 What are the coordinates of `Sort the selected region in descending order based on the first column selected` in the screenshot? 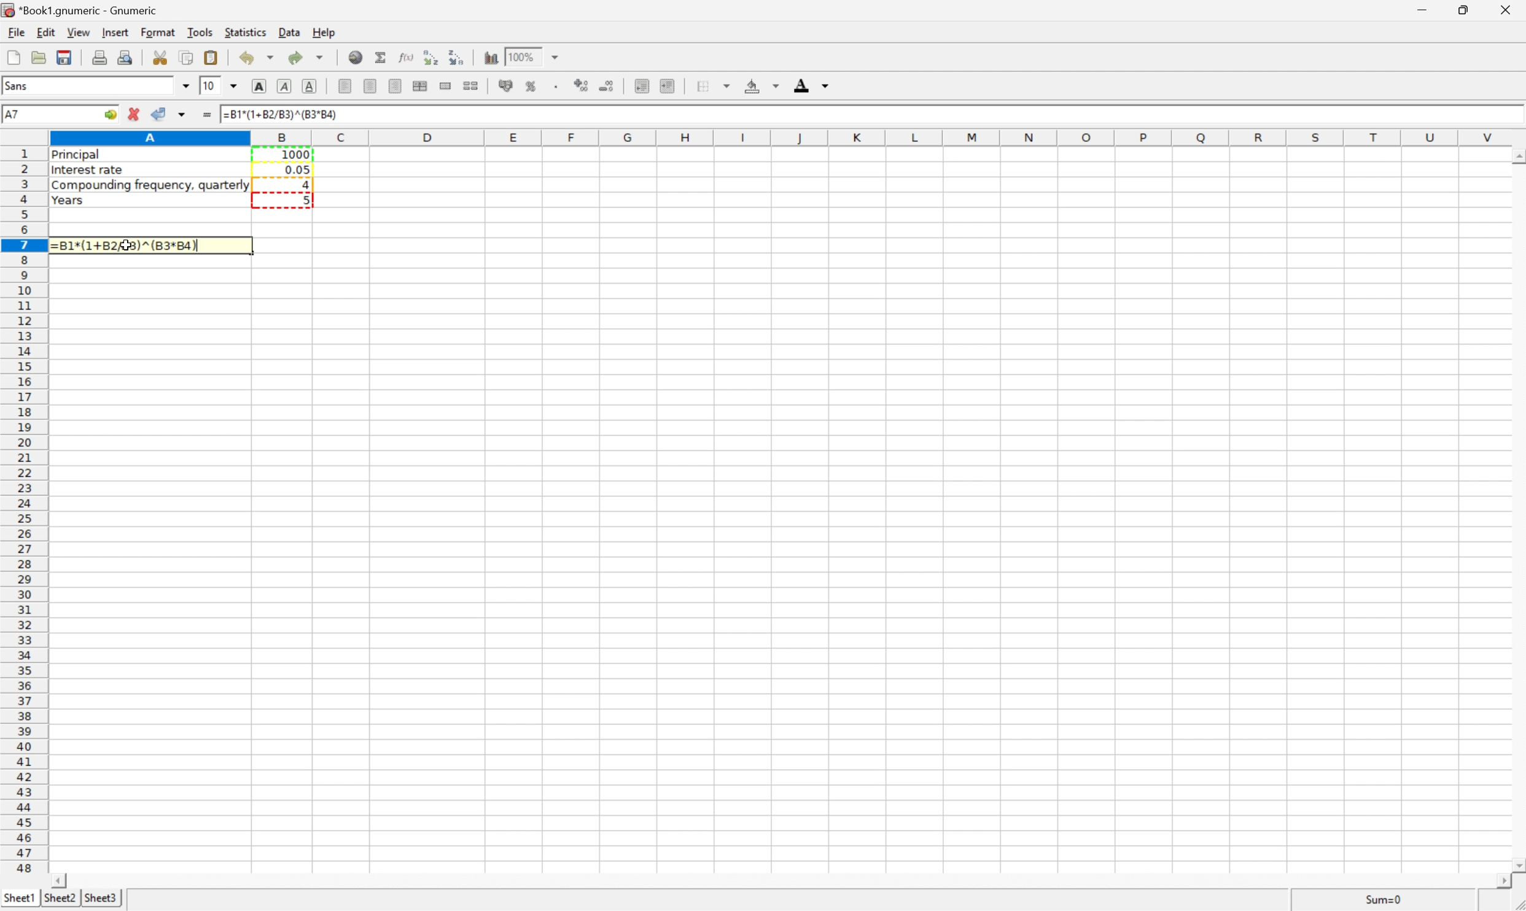 It's located at (457, 56).